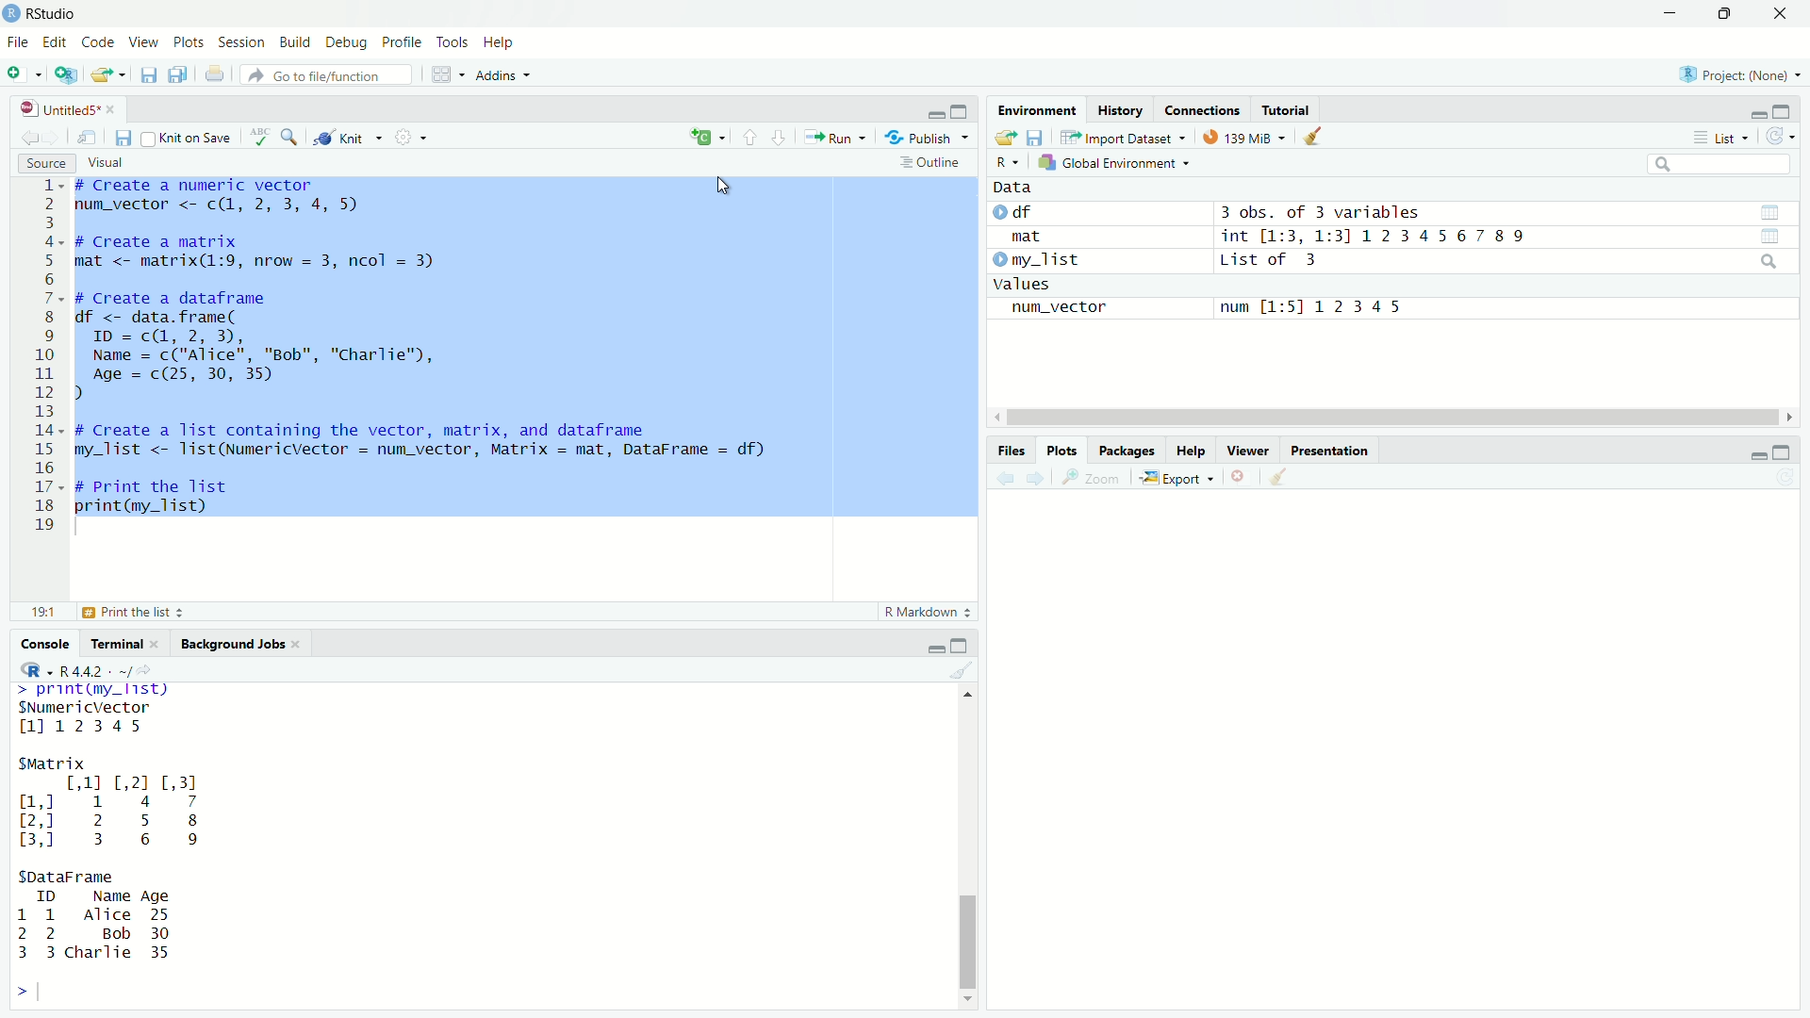 The width and height of the screenshot is (1810, 1018). Describe the element at coordinates (189, 43) in the screenshot. I see `Plots` at that location.